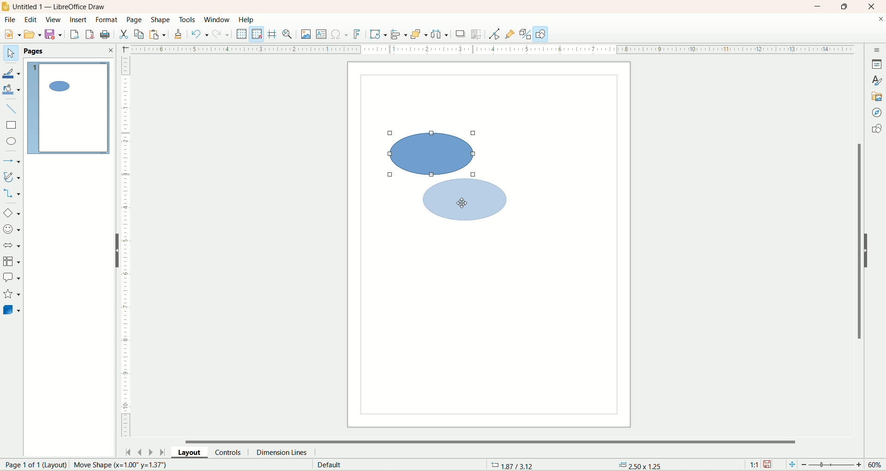 The height and width of the screenshot is (471, 886). What do you see at coordinates (248, 21) in the screenshot?
I see `help` at bounding box center [248, 21].